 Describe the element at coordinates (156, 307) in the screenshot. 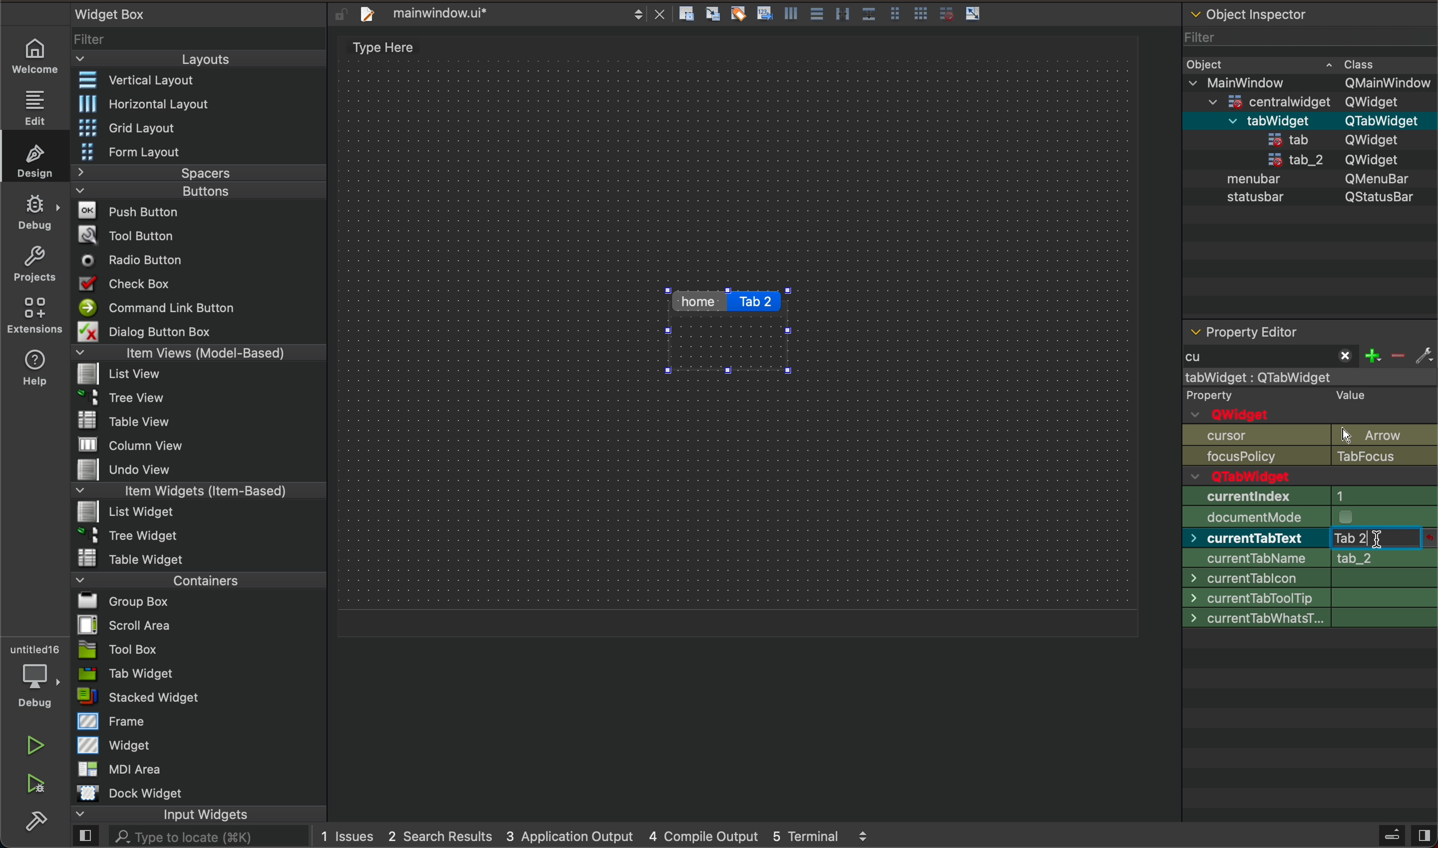

I see ` Command Link Button` at that location.